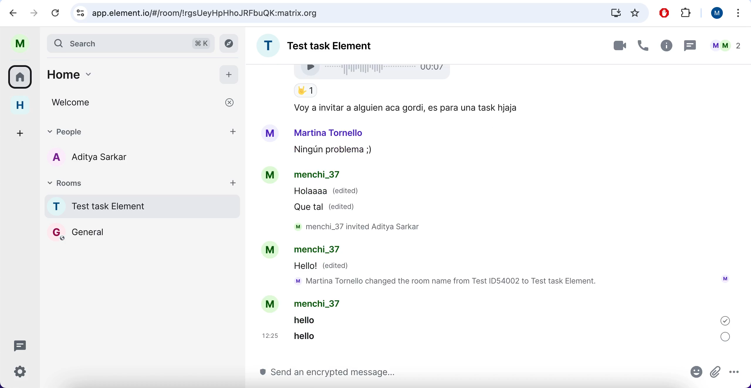  What do you see at coordinates (98, 158) in the screenshot?
I see `users ` at bounding box center [98, 158].